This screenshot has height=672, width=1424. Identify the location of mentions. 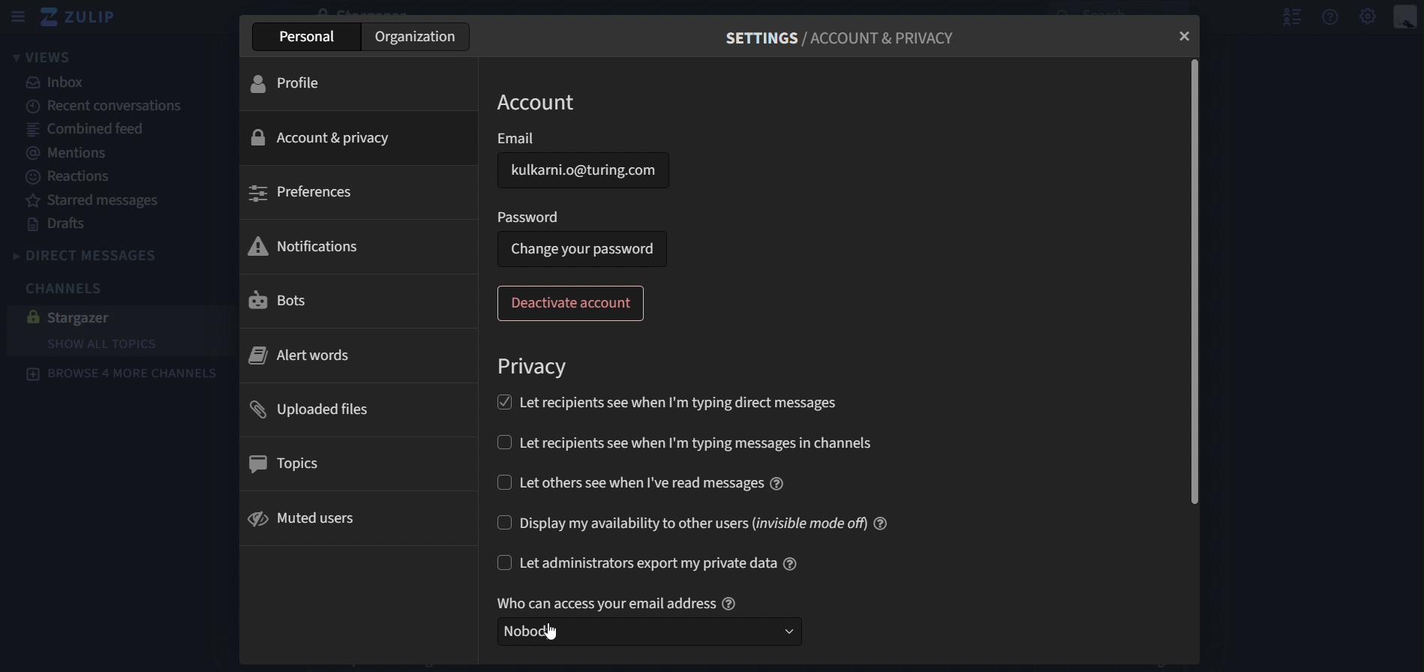
(83, 156).